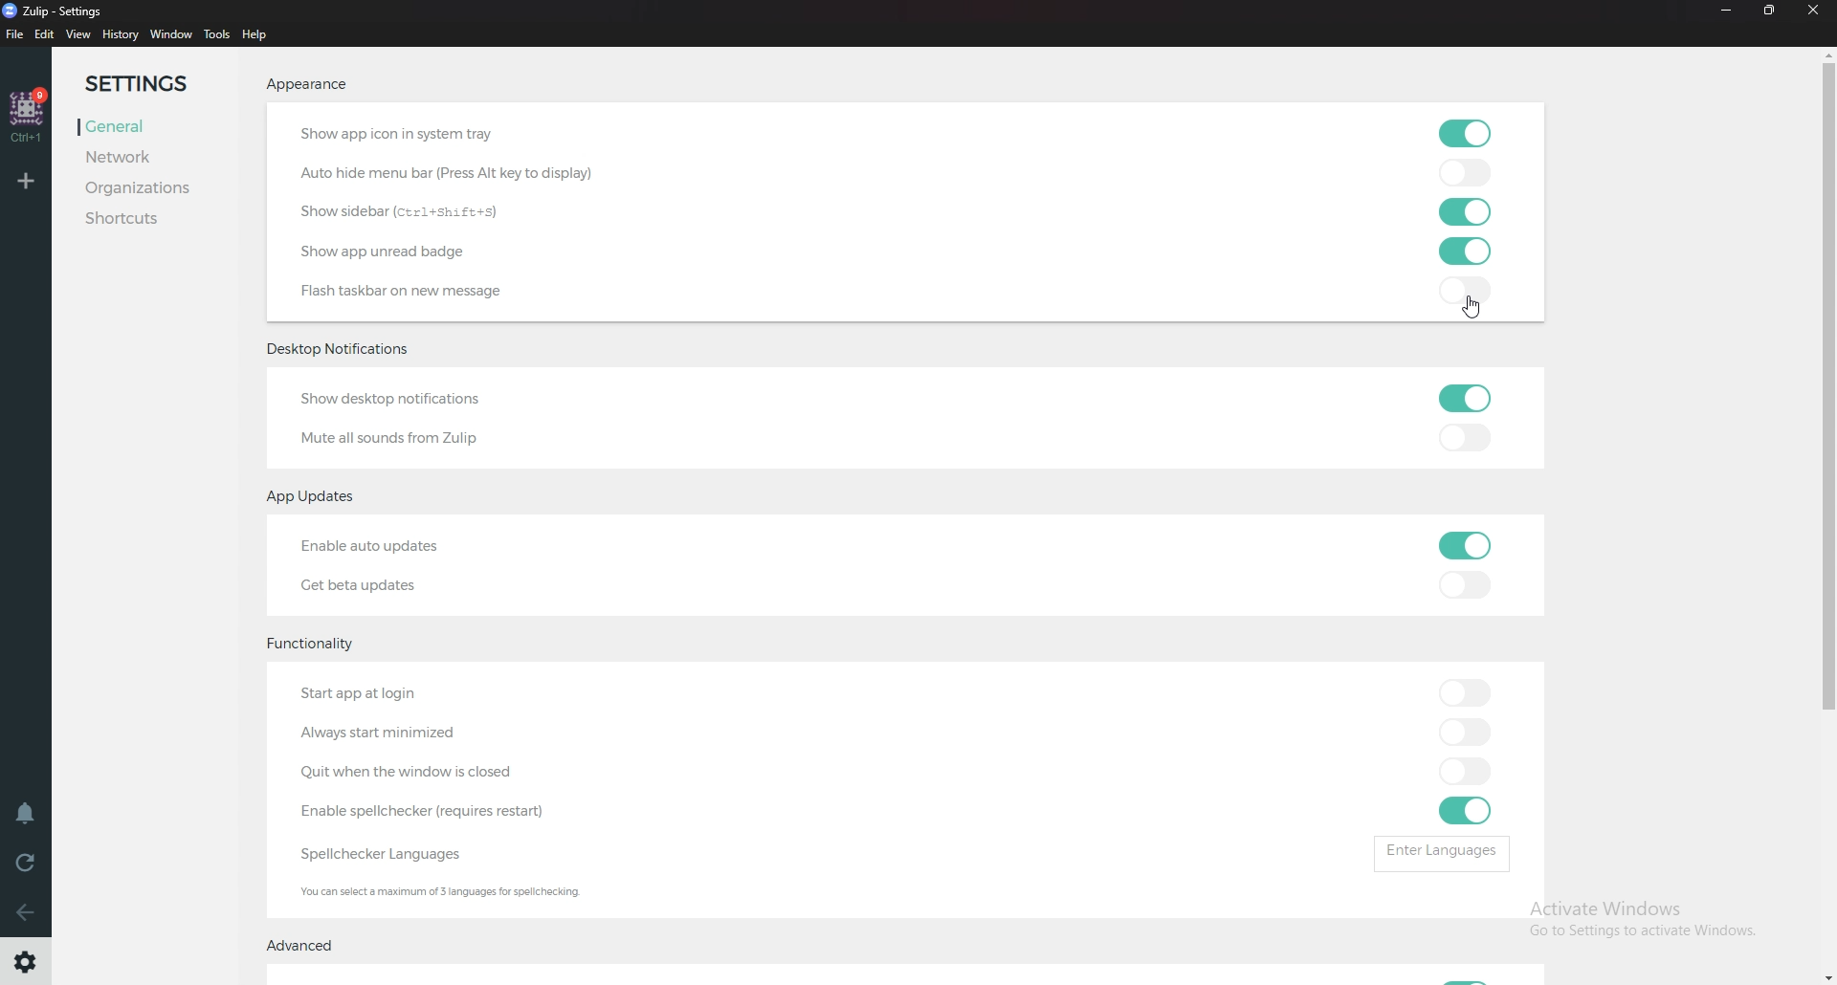 Image resolution: width=1837 pixels, height=985 pixels. What do you see at coordinates (308, 83) in the screenshot?
I see `appearance` at bounding box center [308, 83].